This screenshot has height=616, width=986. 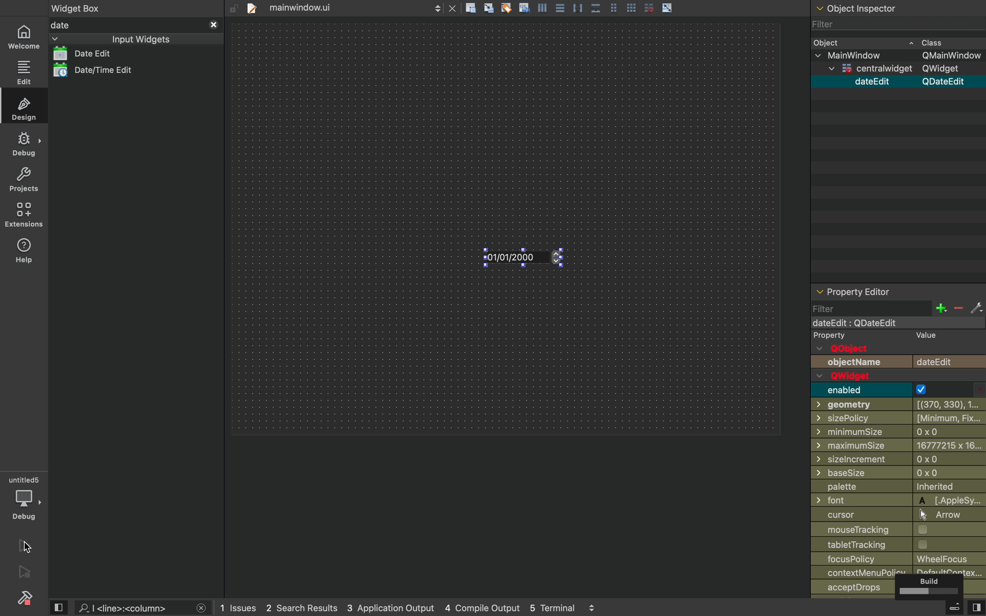 I want to click on tabletracking, so click(x=898, y=545).